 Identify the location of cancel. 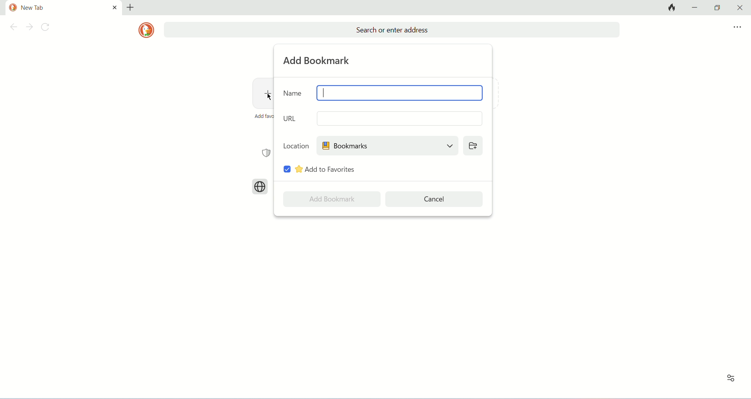
(435, 199).